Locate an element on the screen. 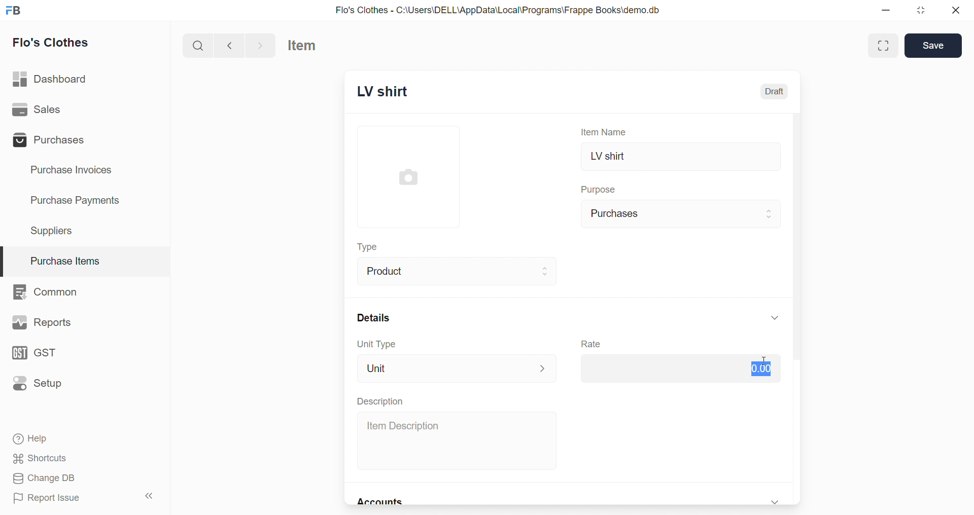 This screenshot has height=515, width=974. expand/collapse is located at coordinates (775, 317).